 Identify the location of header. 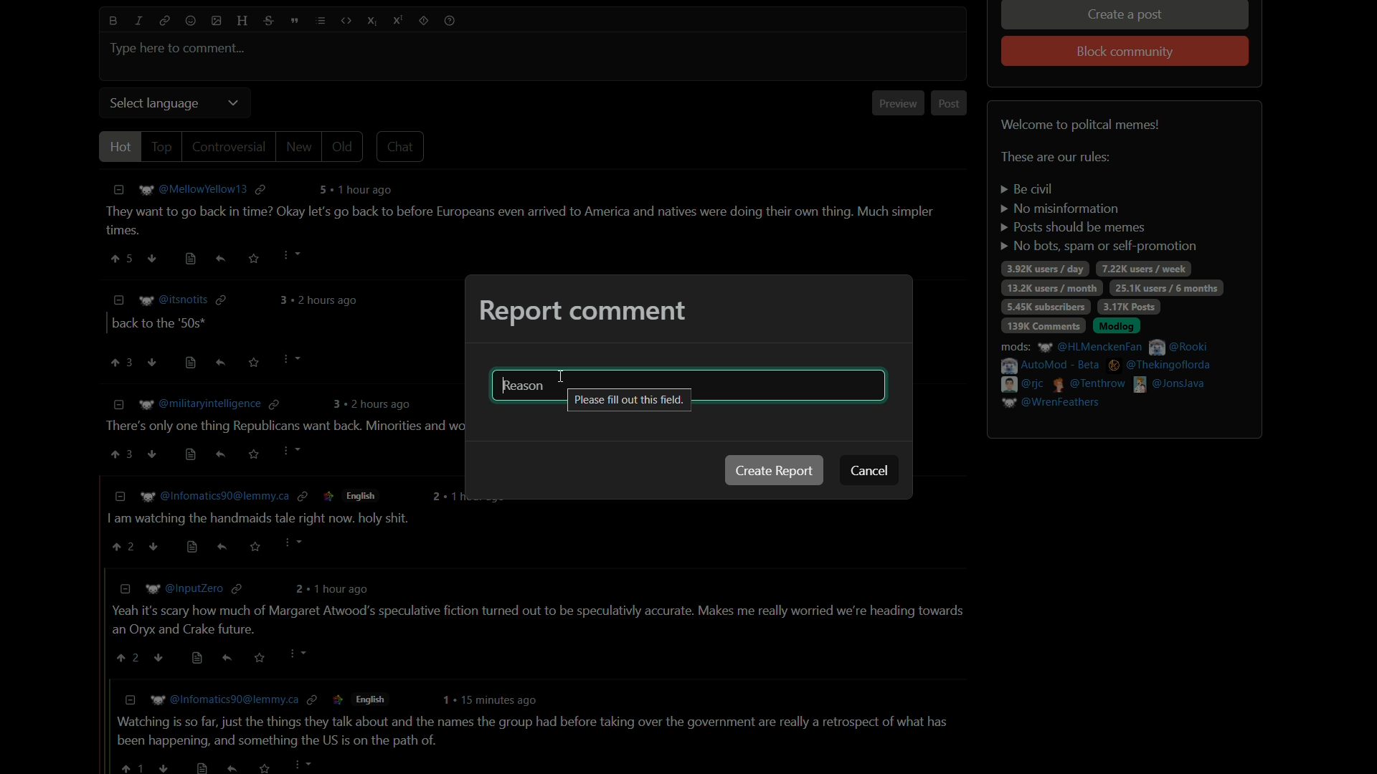
(242, 21).